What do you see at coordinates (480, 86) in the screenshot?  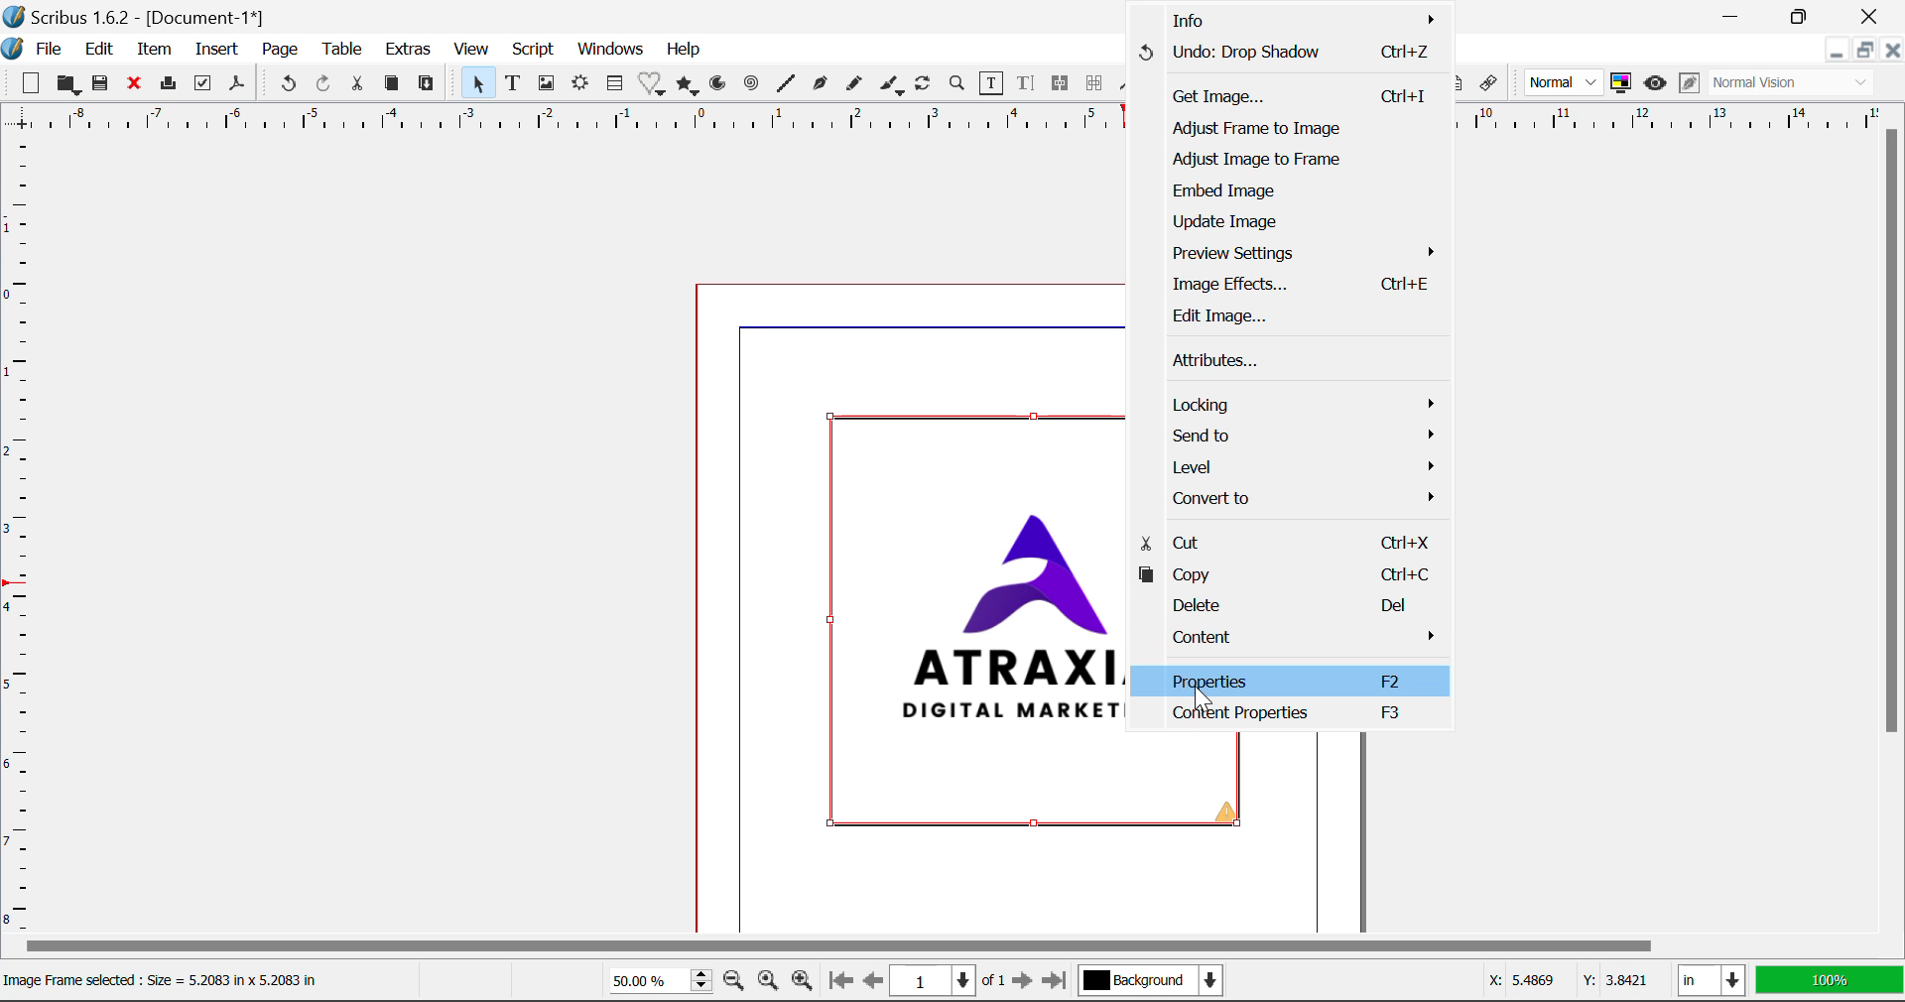 I see `Select` at bounding box center [480, 86].